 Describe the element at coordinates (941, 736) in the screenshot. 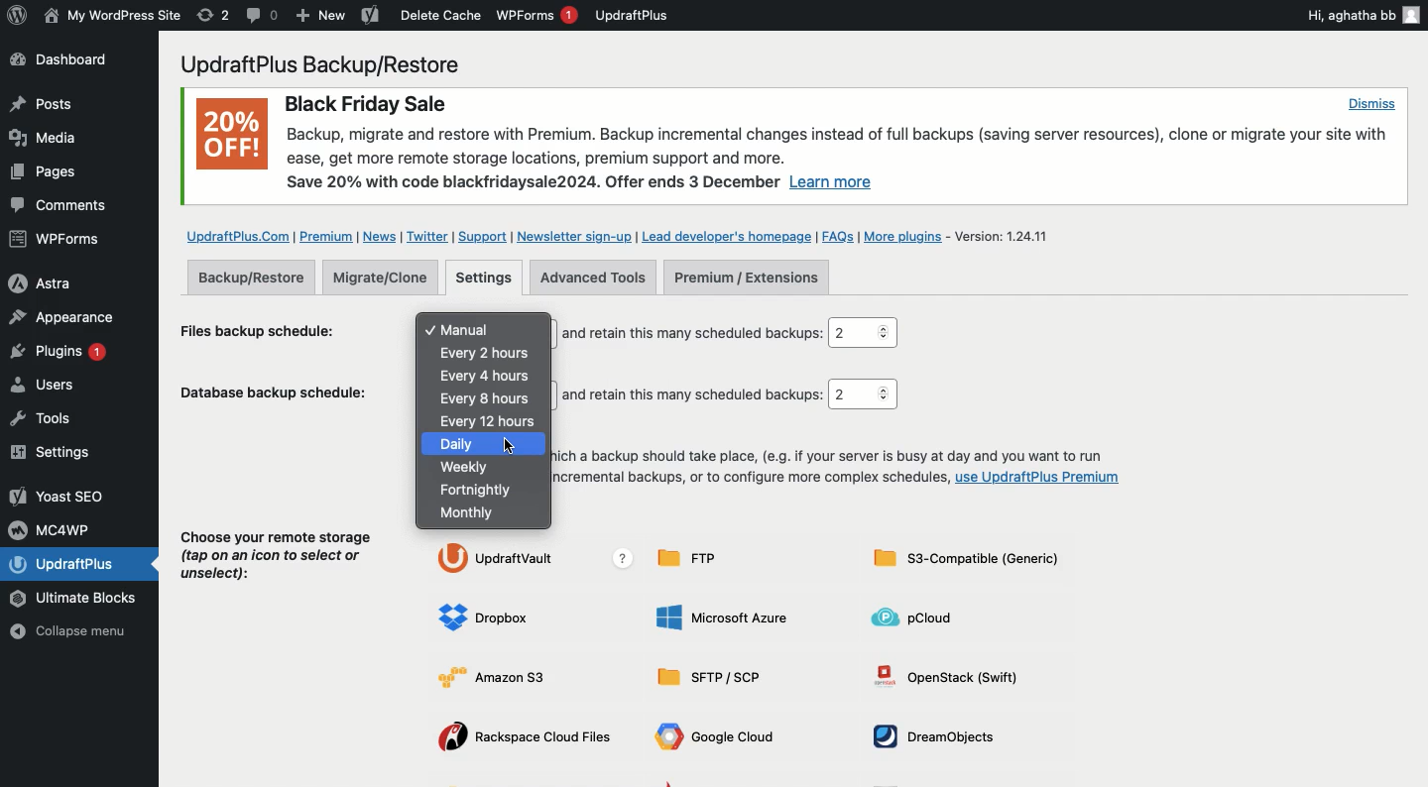

I see `DreamObjects` at that location.